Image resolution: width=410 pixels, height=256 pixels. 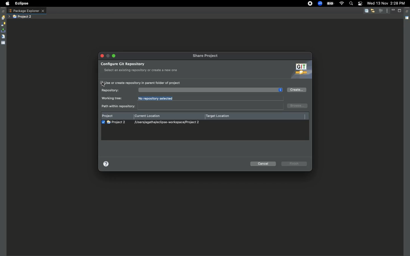 I want to click on Finish, so click(x=295, y=164).